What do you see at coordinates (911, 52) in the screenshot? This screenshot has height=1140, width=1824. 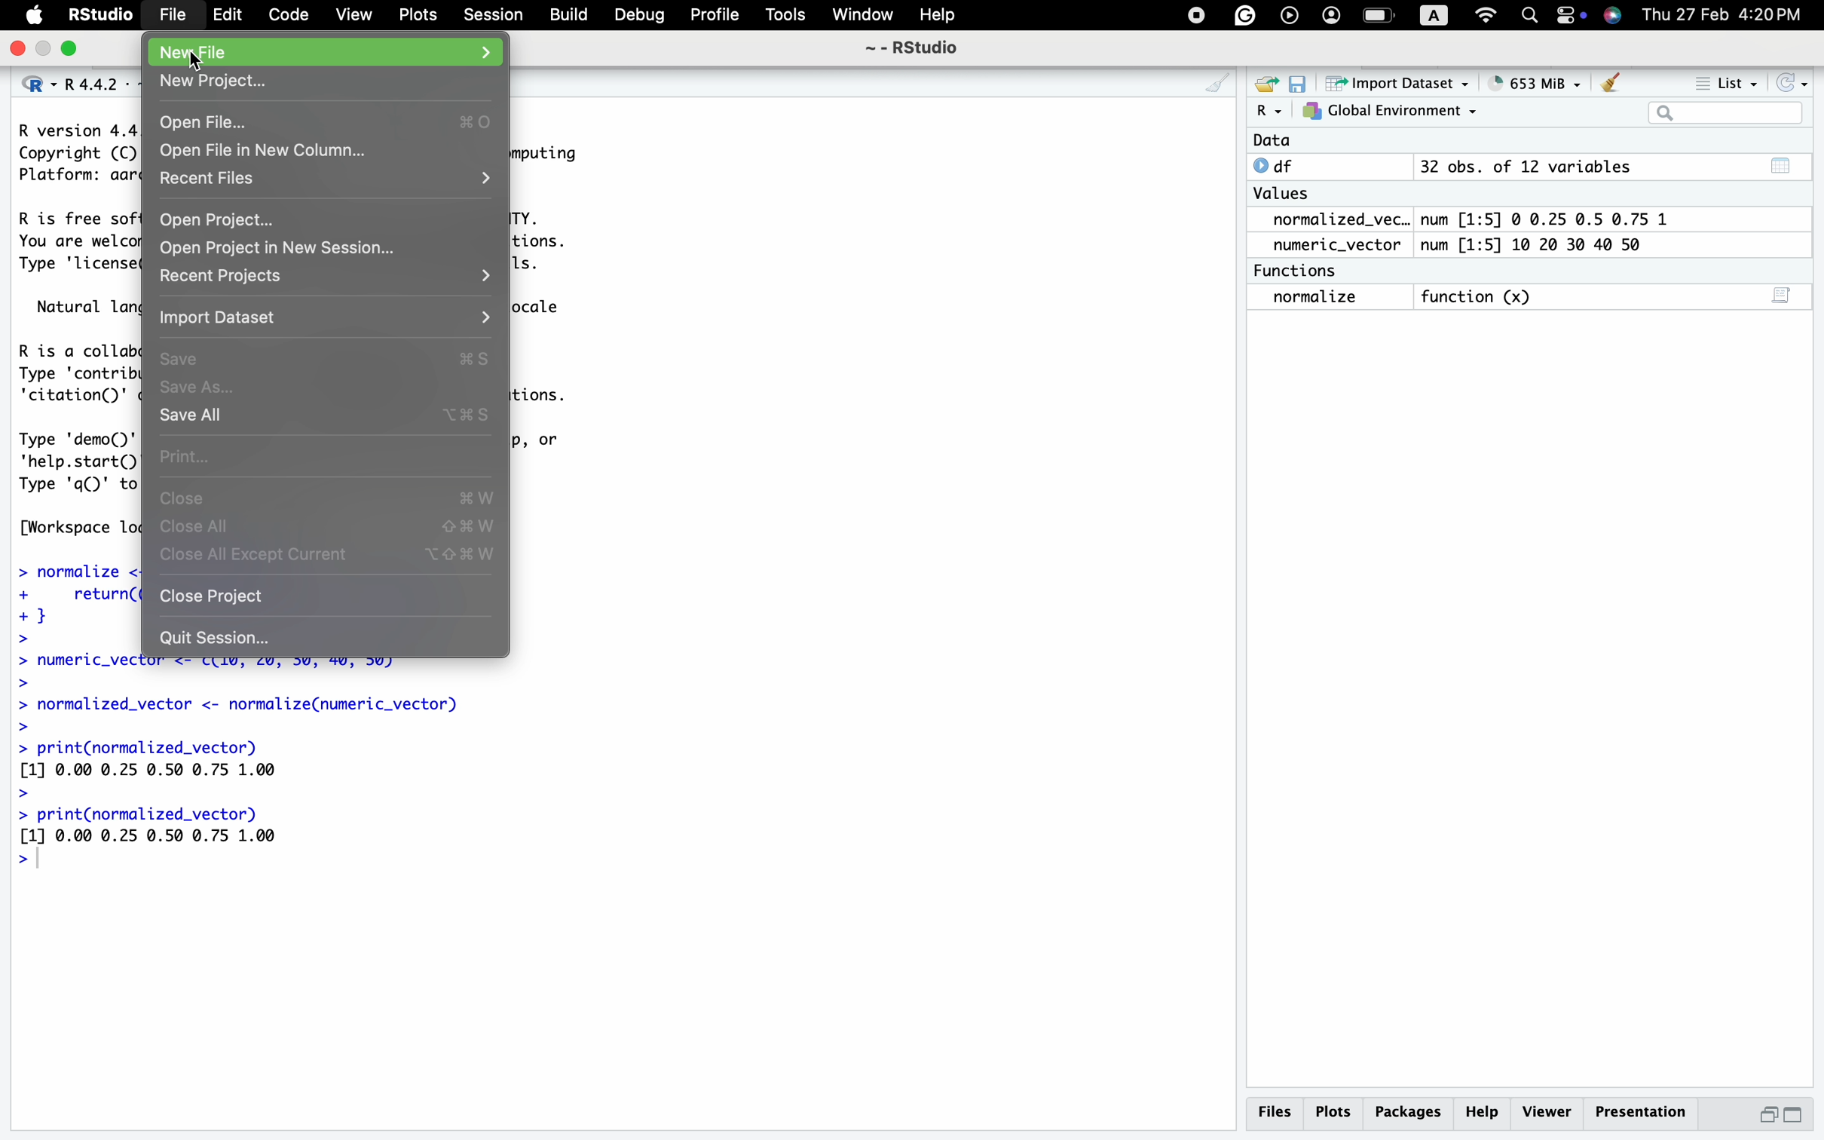 I see `~~ RStudio` at bounding box center [911, 52].